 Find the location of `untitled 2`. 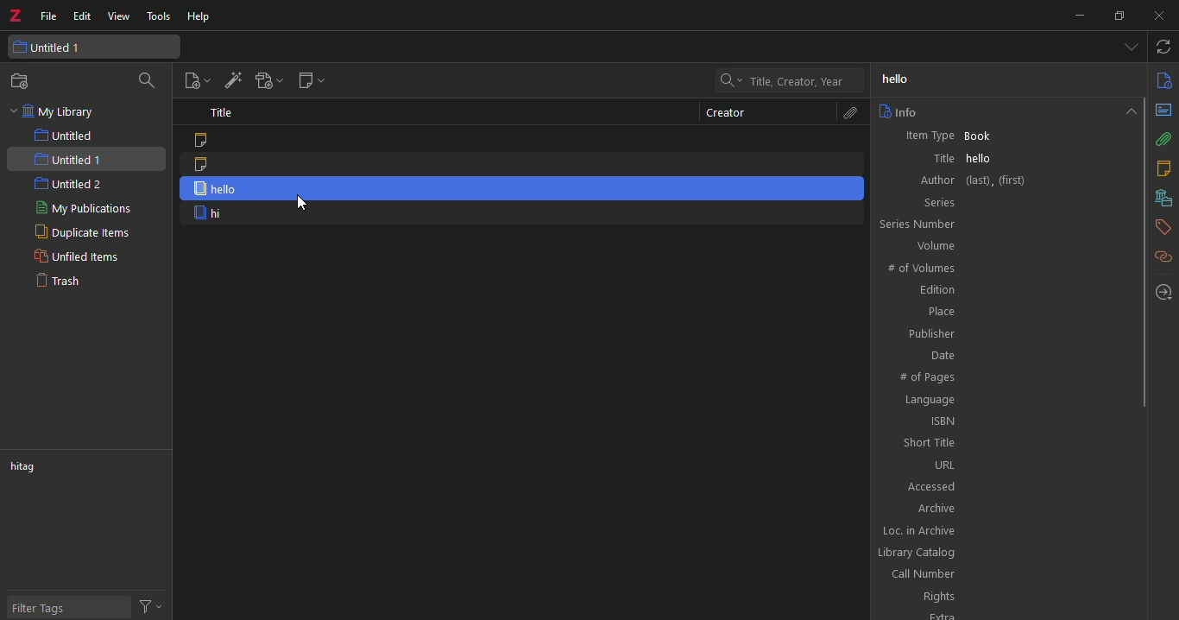

untitled 2 is located at coordinates (66, 184).